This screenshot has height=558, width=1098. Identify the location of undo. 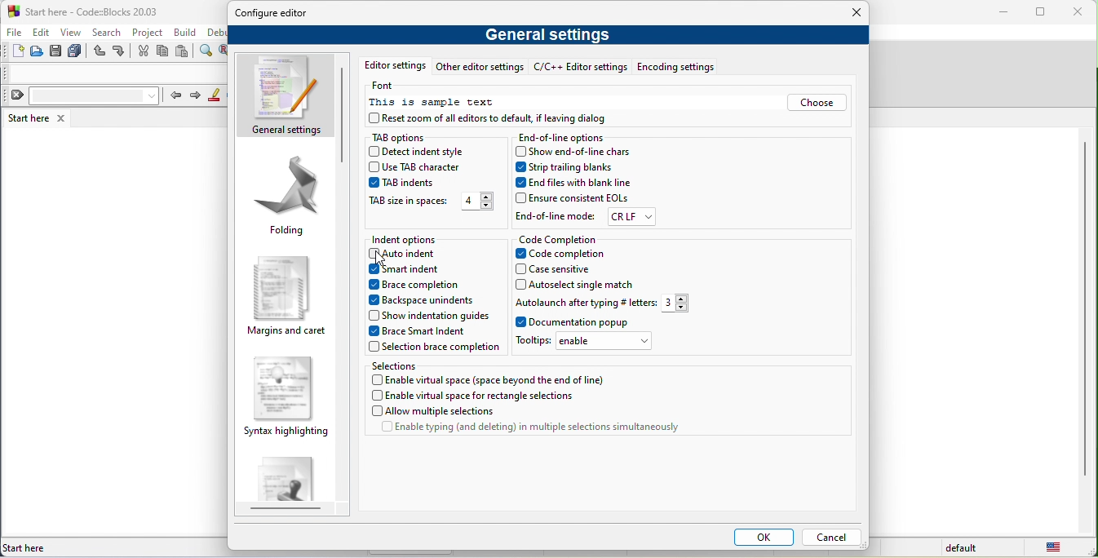
(100, 55).